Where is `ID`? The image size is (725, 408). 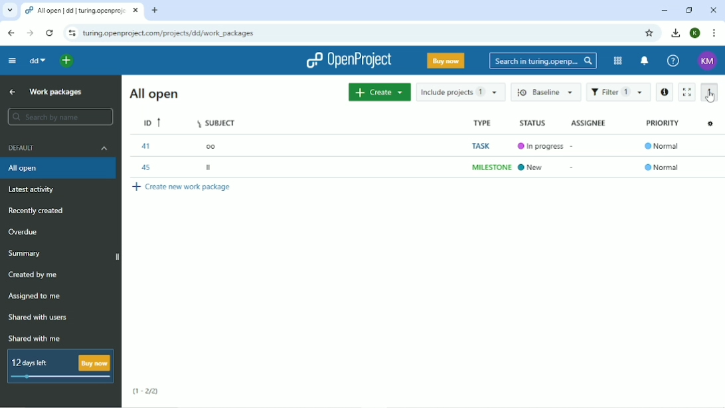 ID is located at coordinates (153, 123).